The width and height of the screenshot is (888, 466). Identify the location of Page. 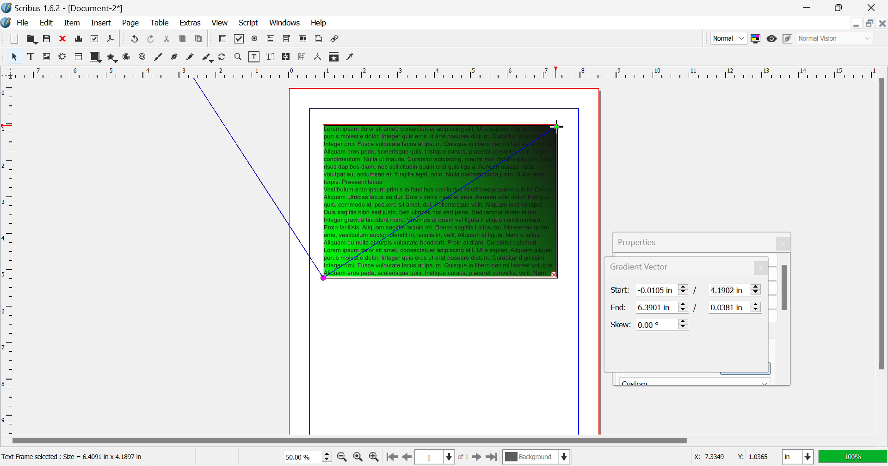
(130, 24).